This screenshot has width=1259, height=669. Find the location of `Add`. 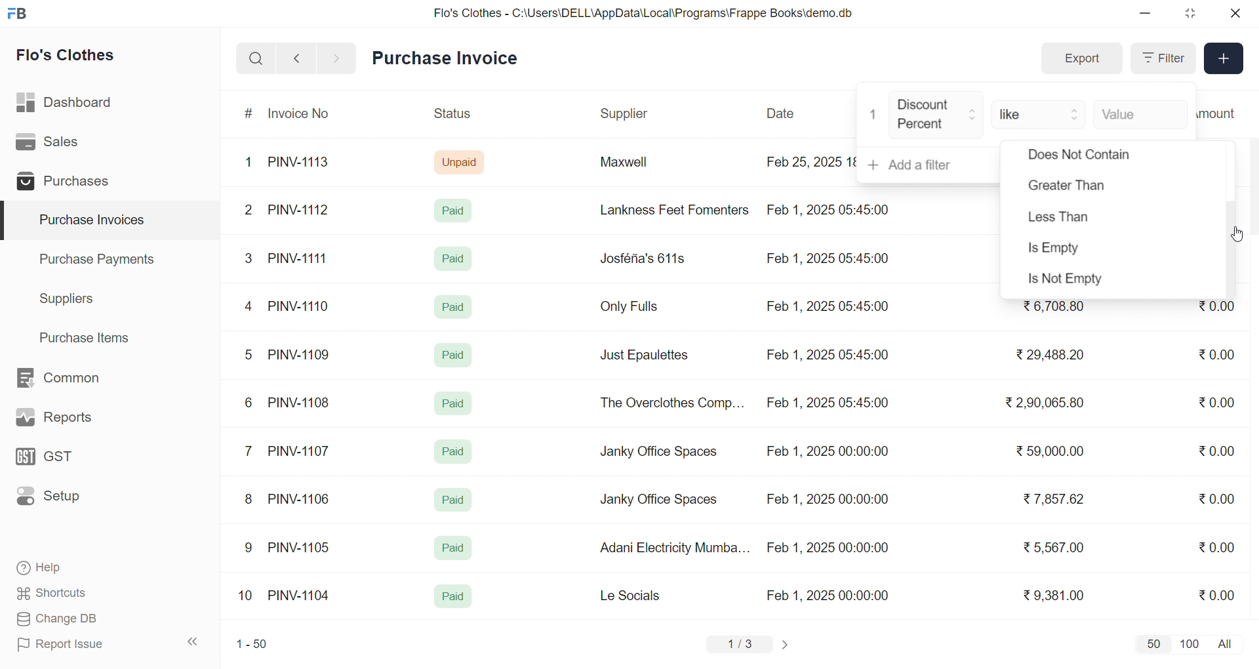

Add is located at coordinates (1224, 59).